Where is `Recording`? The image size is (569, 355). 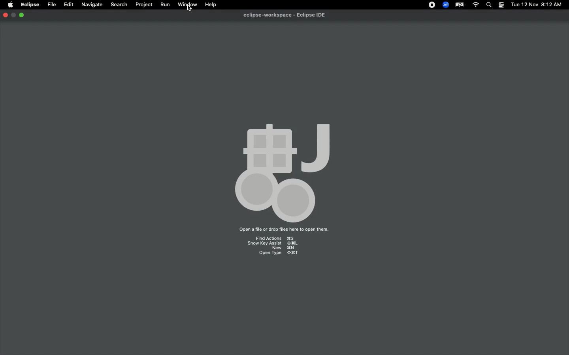
Recording is located at coordinates (430, 5).